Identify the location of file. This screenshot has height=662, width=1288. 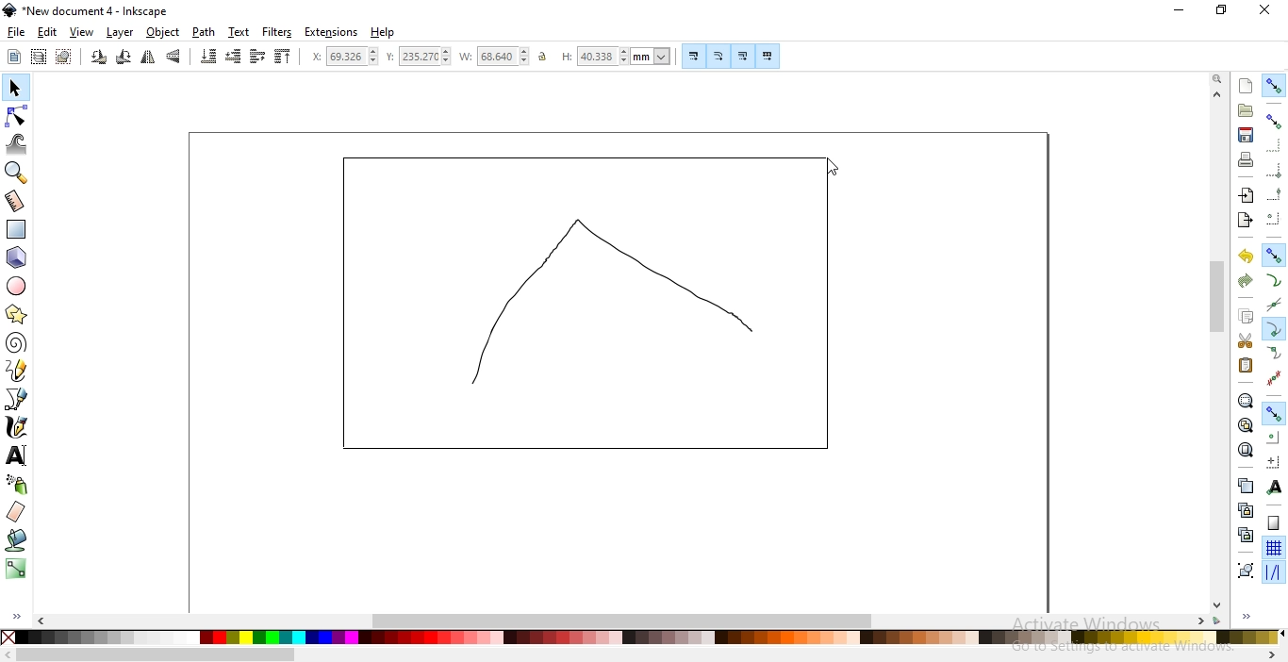
(16, 32).